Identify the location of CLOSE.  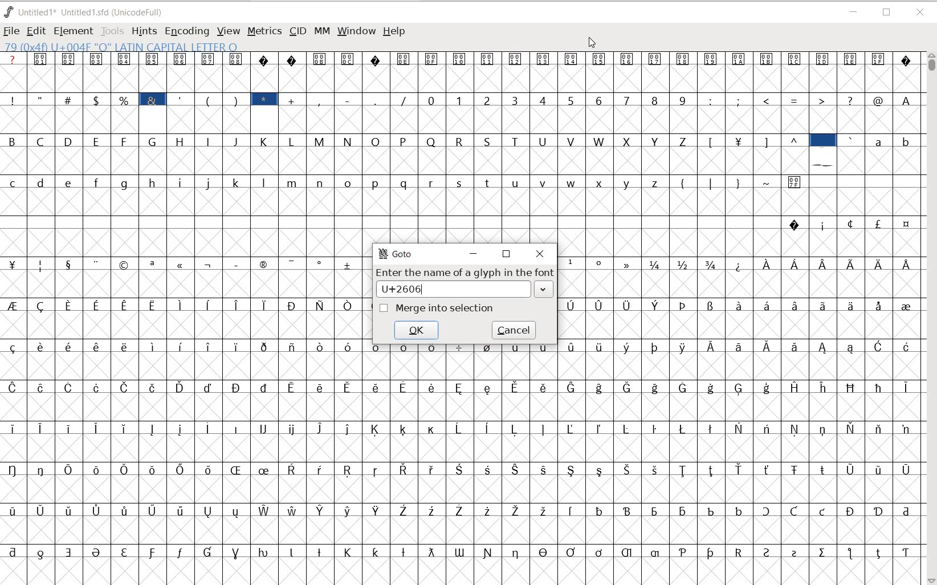
(920, 13).